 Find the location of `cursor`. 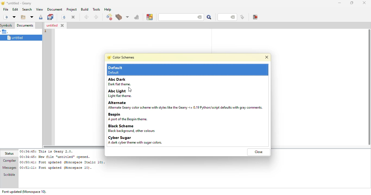

cursor is located at coordinates (131, 89).